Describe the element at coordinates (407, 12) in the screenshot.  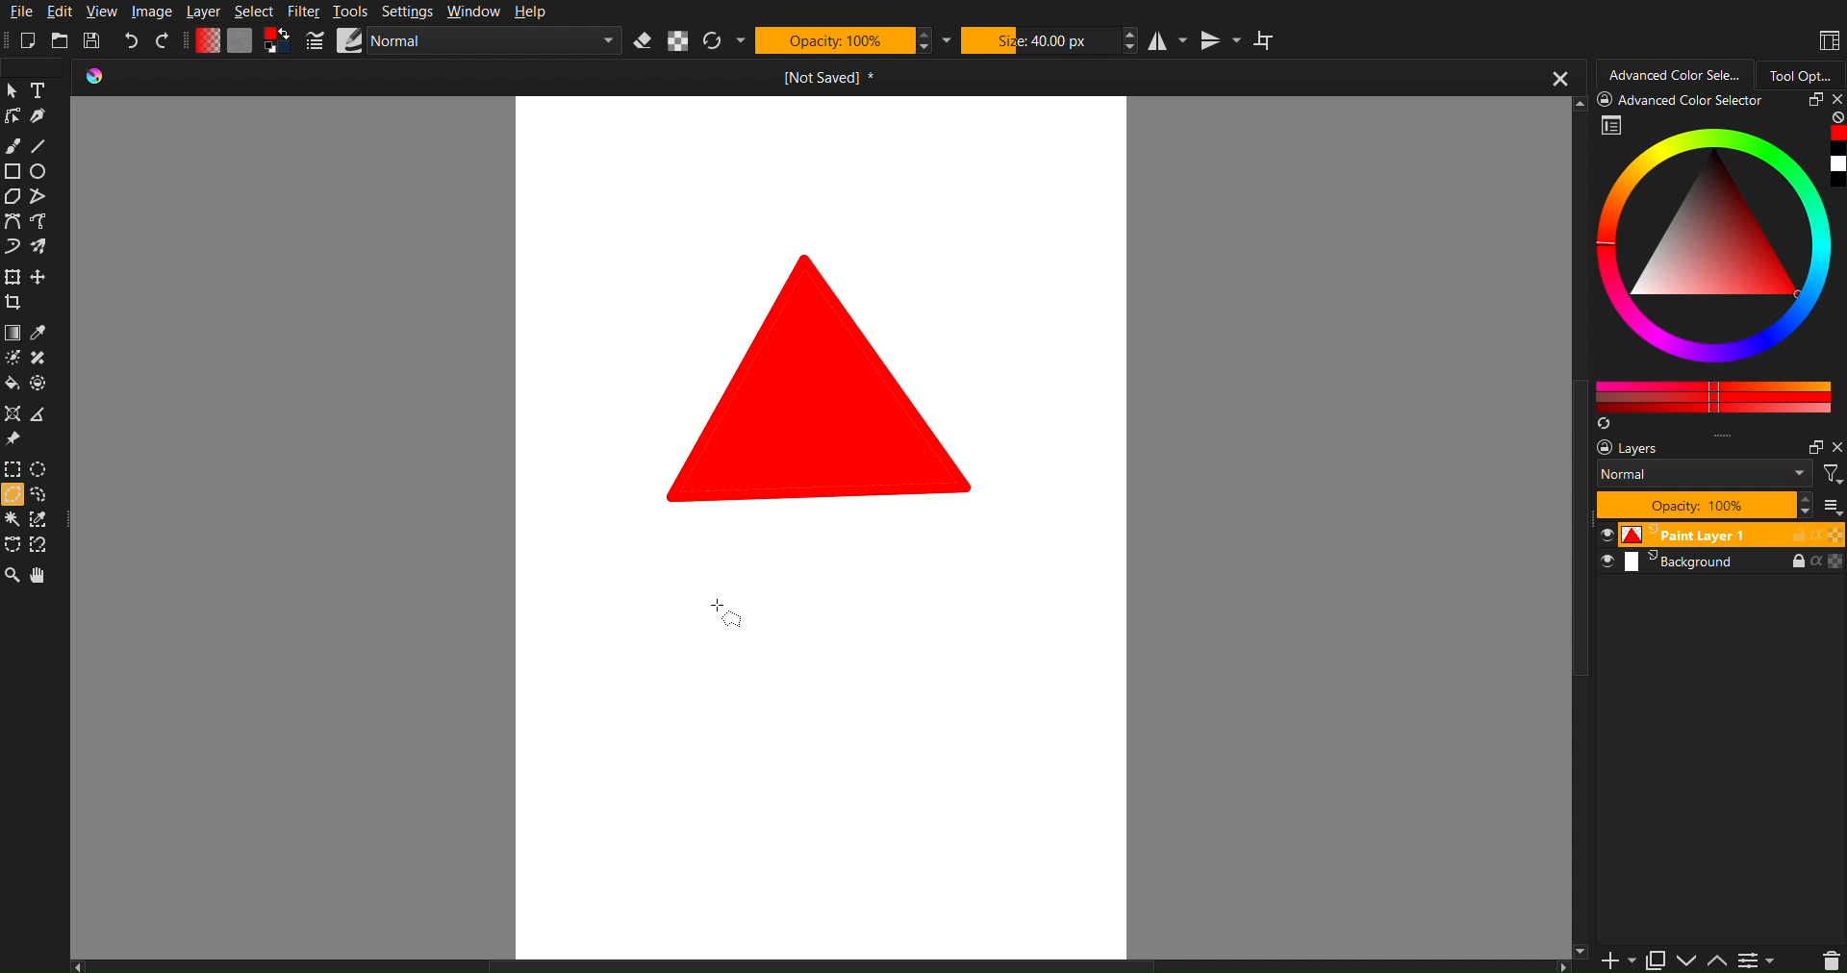
I see `Settings` at that location.